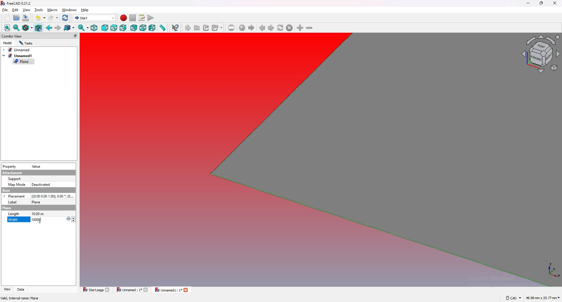 The height and width of the screenshot is (302, 562). Describe the element at coordinates (172, 290) in the screenshot. I see `Unnamed 1 : 1*` at that location.